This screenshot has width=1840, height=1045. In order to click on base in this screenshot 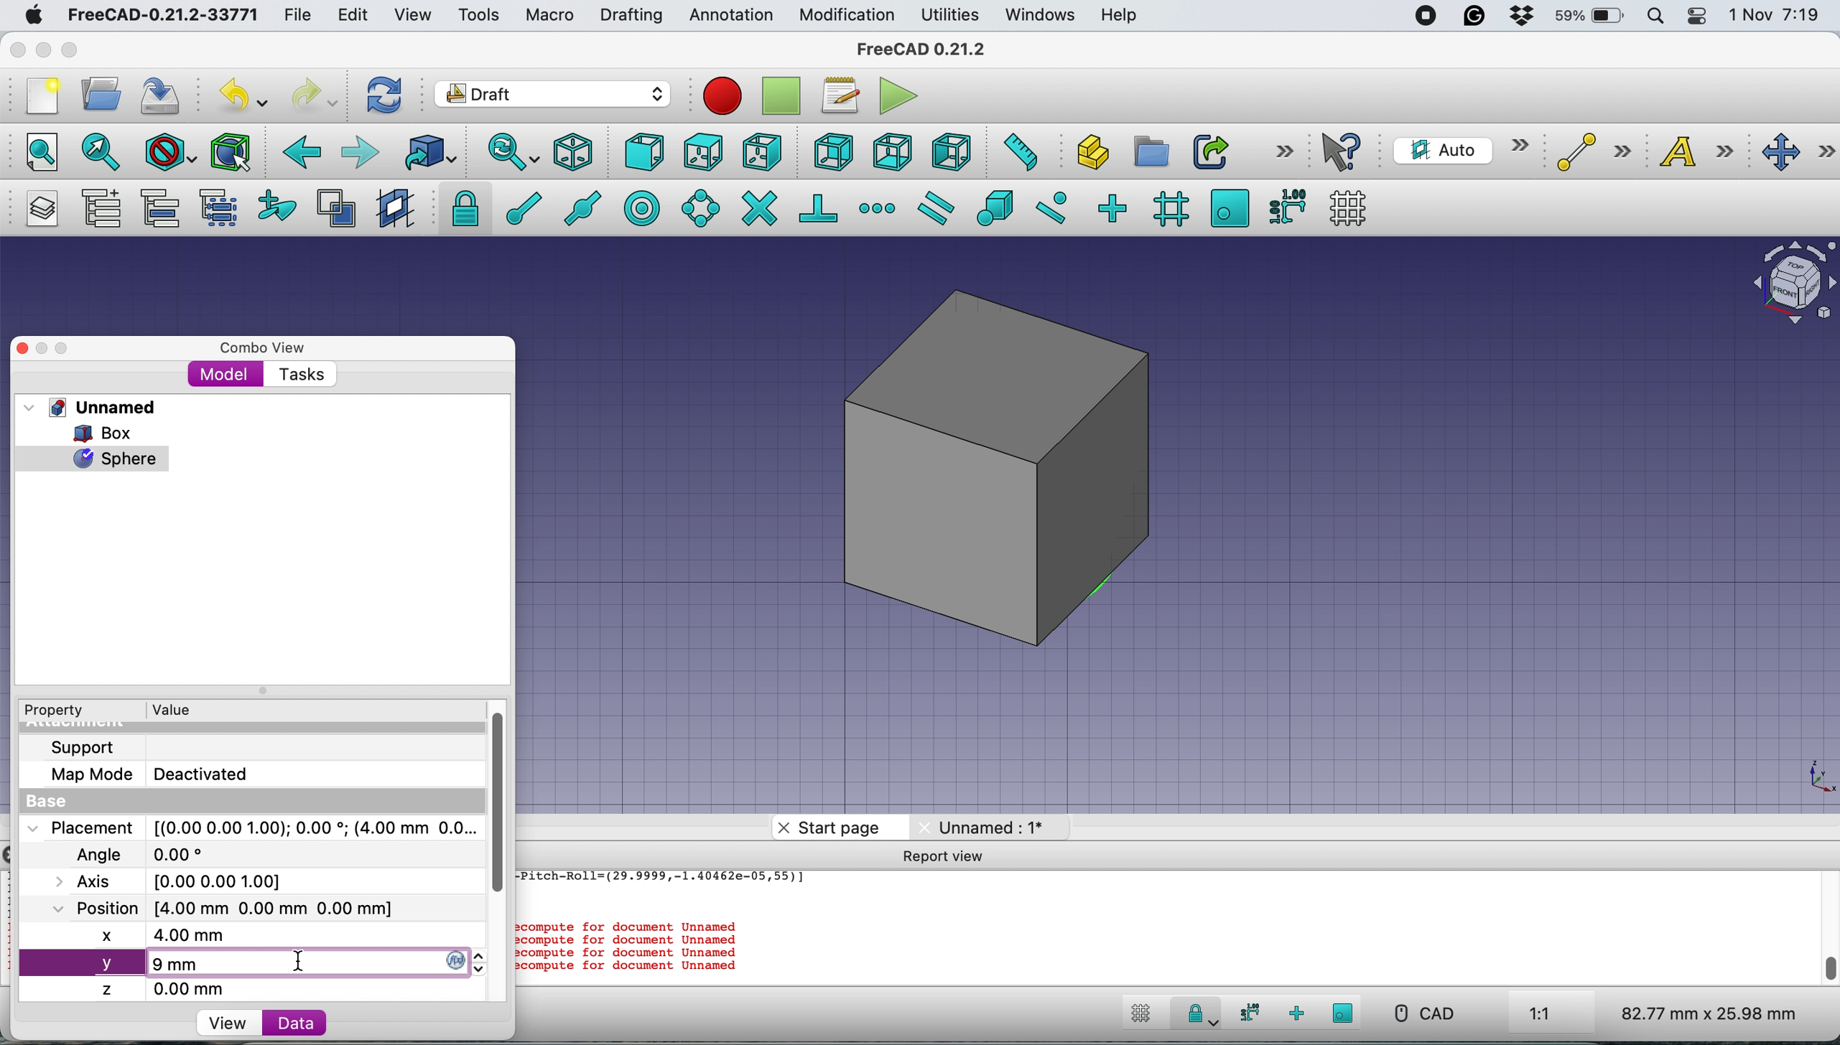, I will do `click(51, 802)`.